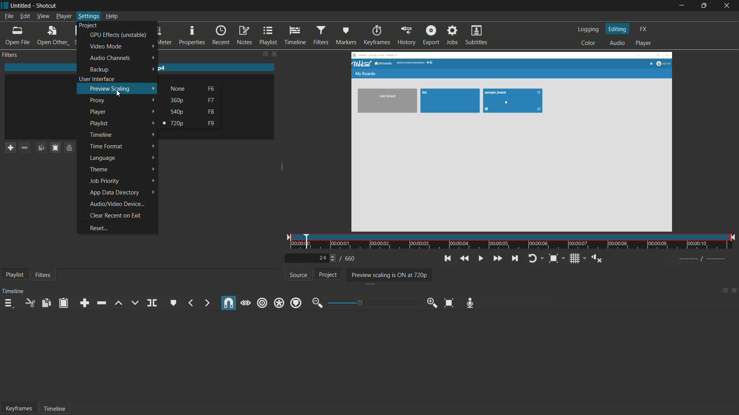 The height and width of the screenshot is (415, 739). What do you see at coordinates (211, 112) in the screenshot?
I see `keyboard shortcut` at bounding box center [211, 112].